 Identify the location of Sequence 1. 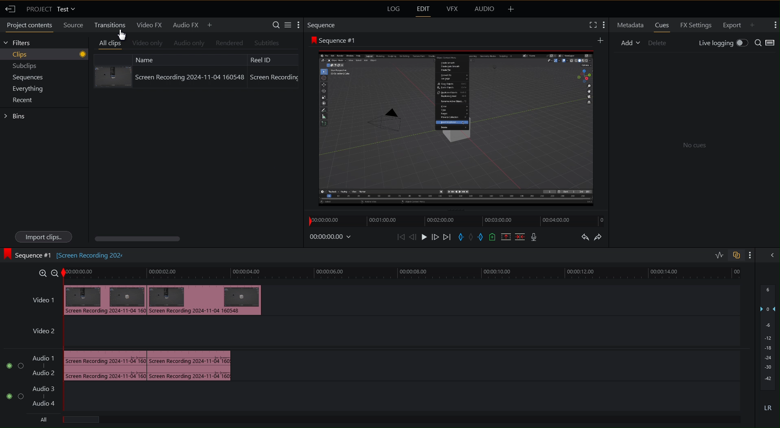
(333, 39).